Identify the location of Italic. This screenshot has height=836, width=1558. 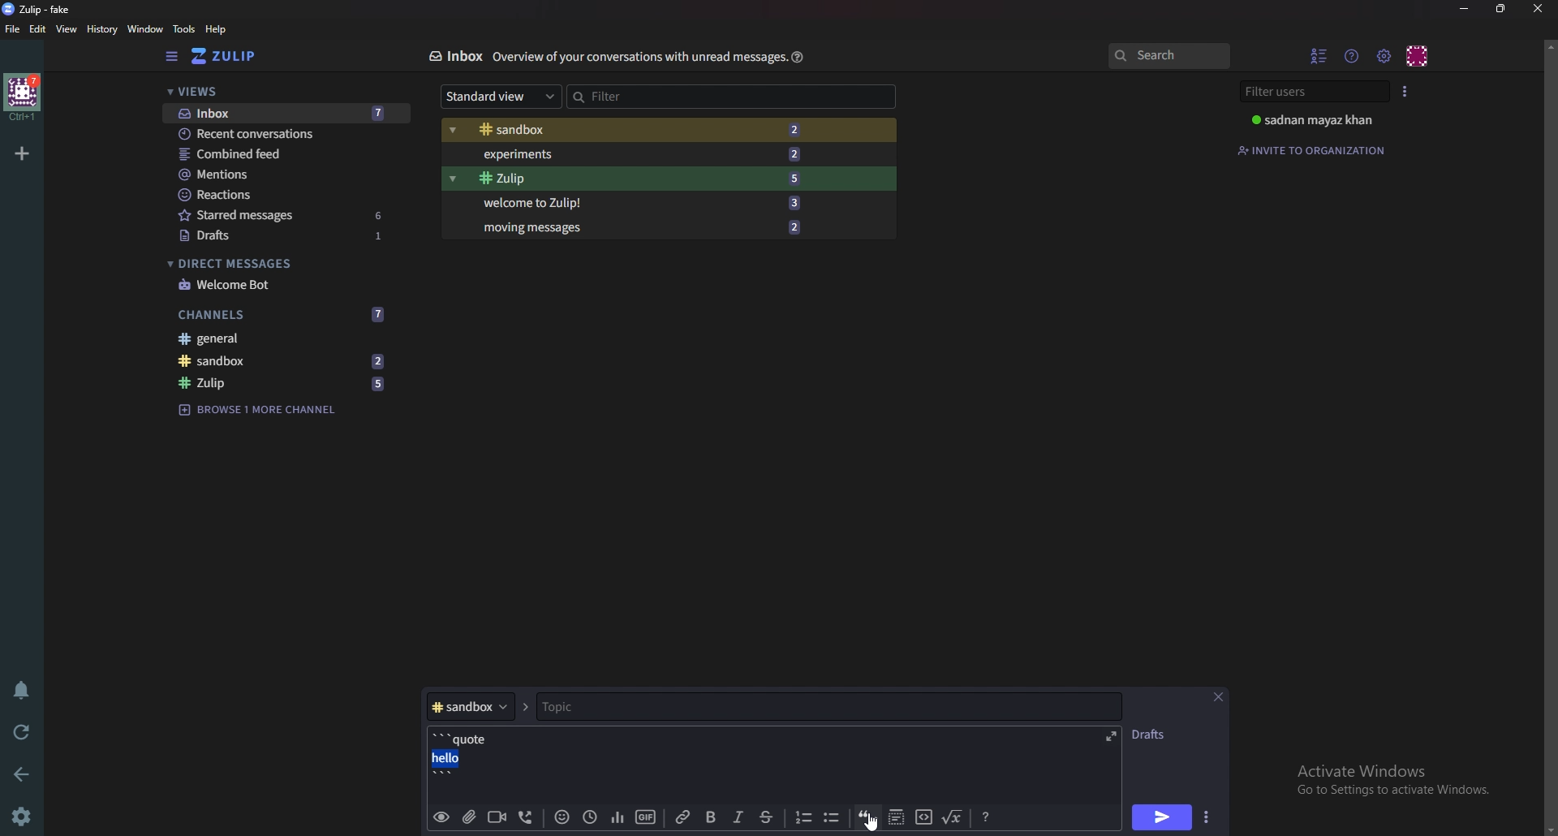
(741, 818).